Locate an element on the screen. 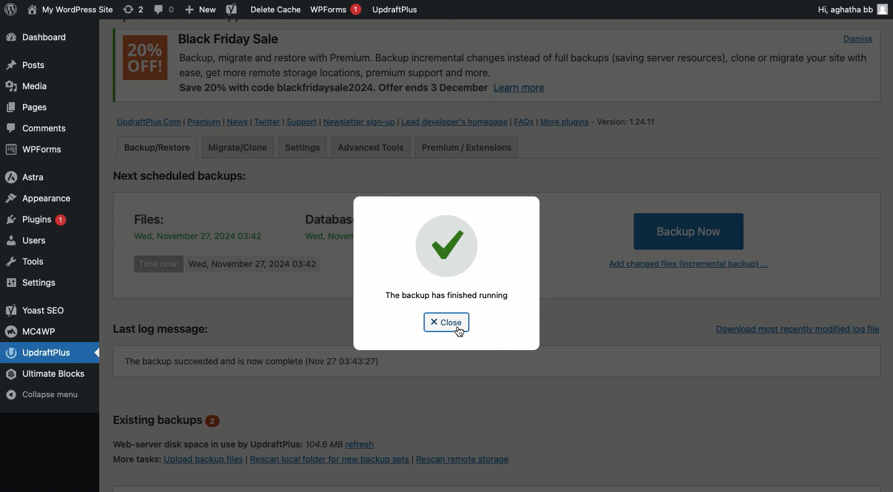  wordpress logo is located at coordinates (11, 9).